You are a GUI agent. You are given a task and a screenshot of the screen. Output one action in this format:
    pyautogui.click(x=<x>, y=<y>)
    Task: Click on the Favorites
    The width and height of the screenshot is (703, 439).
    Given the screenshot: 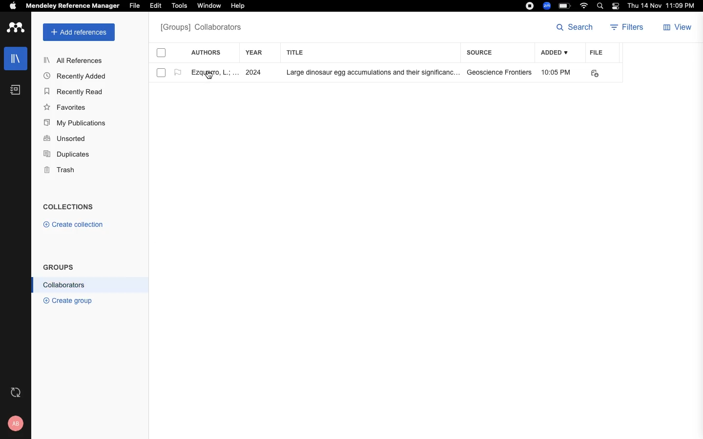 What is the action you would take?
    pyautogui.click(x=67, y=107)
    